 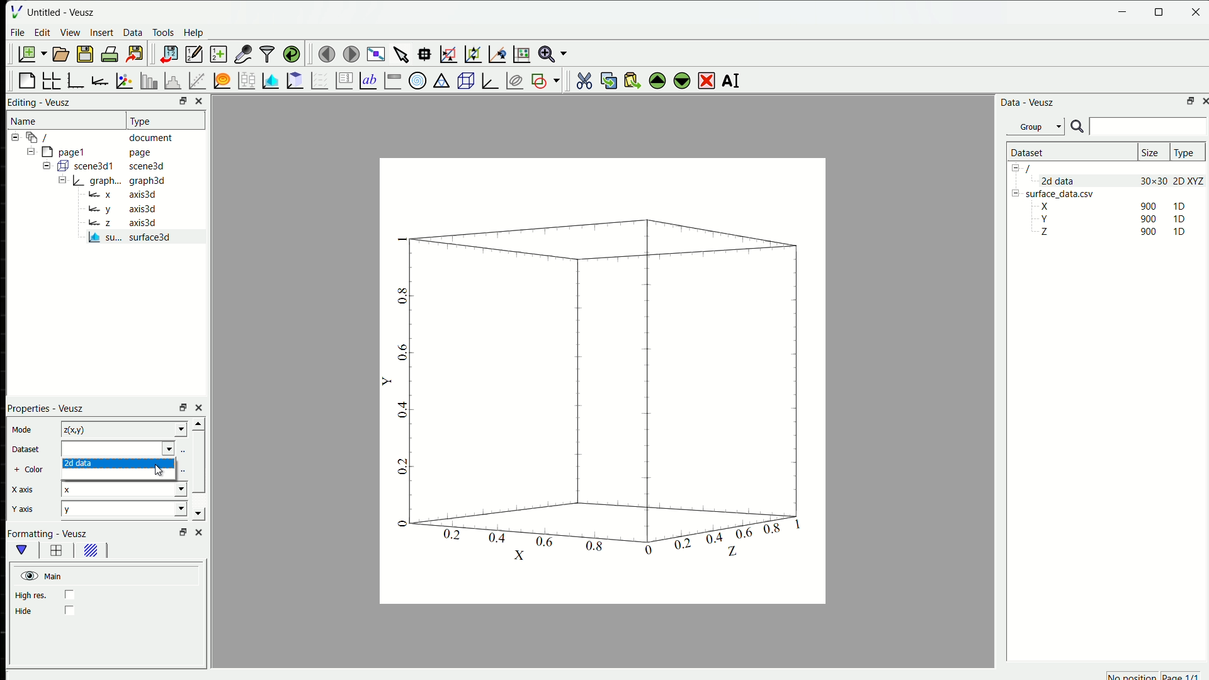 What do you see at coordinates (142, 209) in the screenshot?
I see `axis3d` at bounding box center [142, 209].